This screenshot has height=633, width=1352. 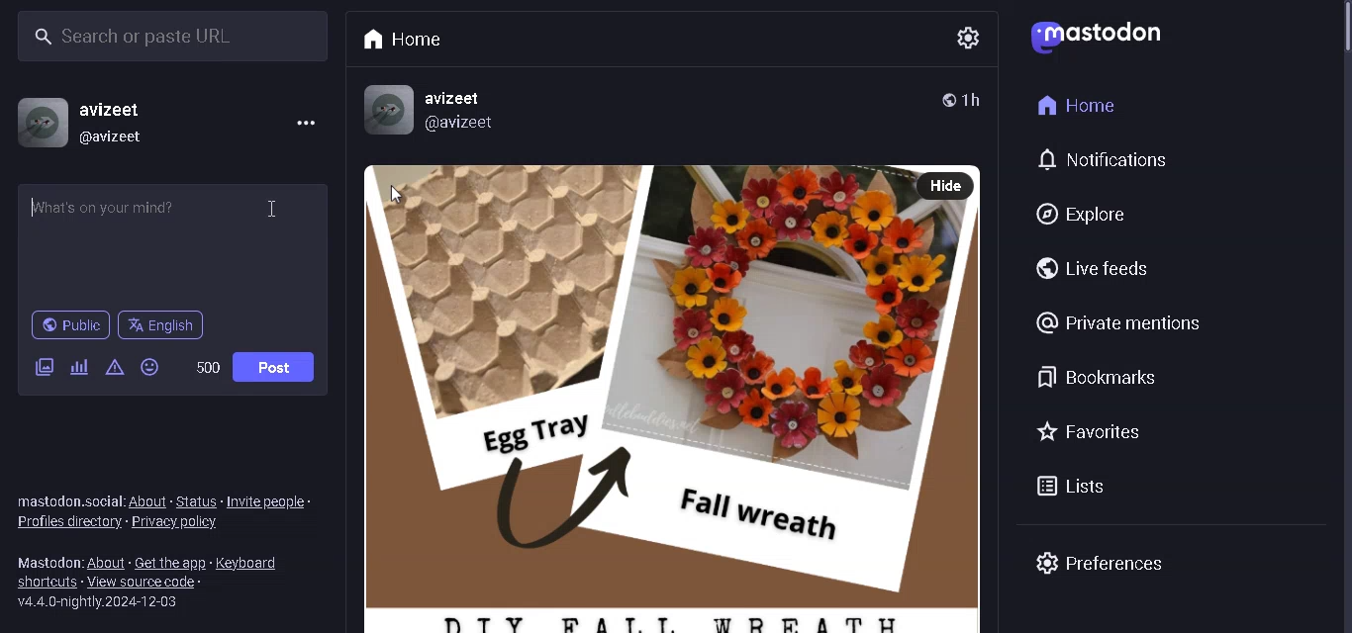 I want to click on INVITE PEOPLE, so click(x=269, y=501).